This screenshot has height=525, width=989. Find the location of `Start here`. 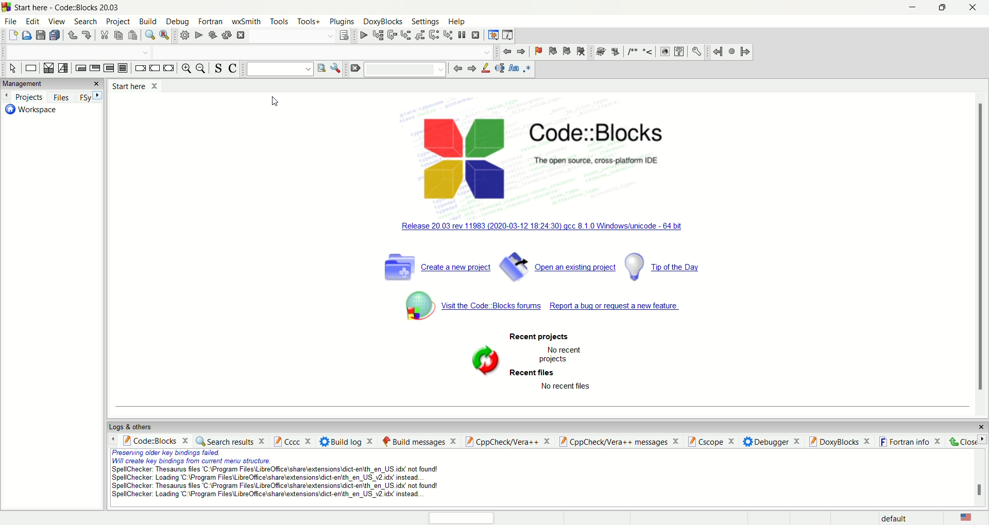

Start here is located at coordinates (139, 86).